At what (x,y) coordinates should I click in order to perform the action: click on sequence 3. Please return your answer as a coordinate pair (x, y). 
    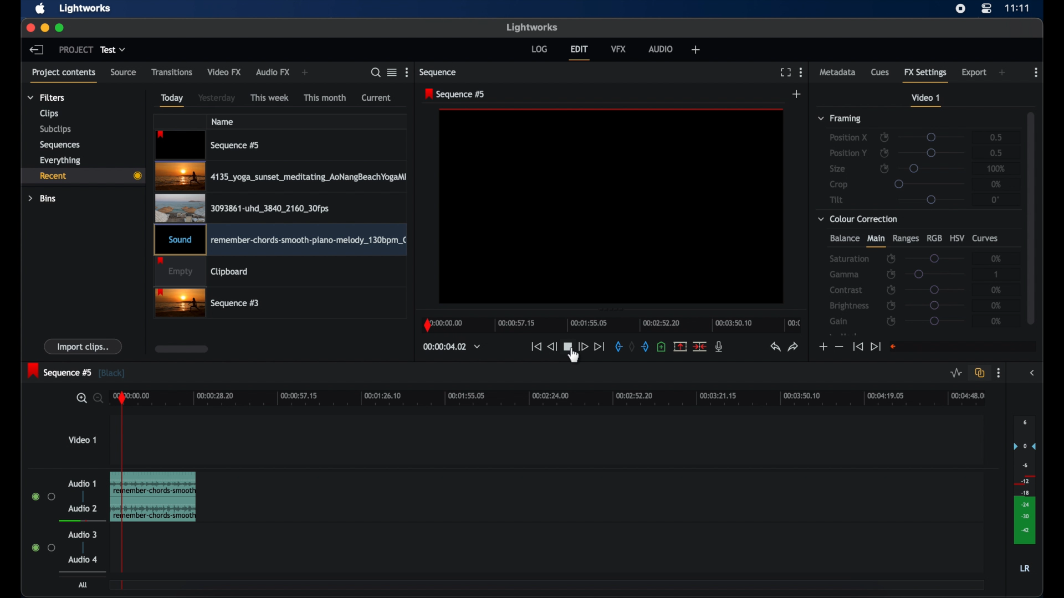
    Looking at the image, I should click on (207, 304).